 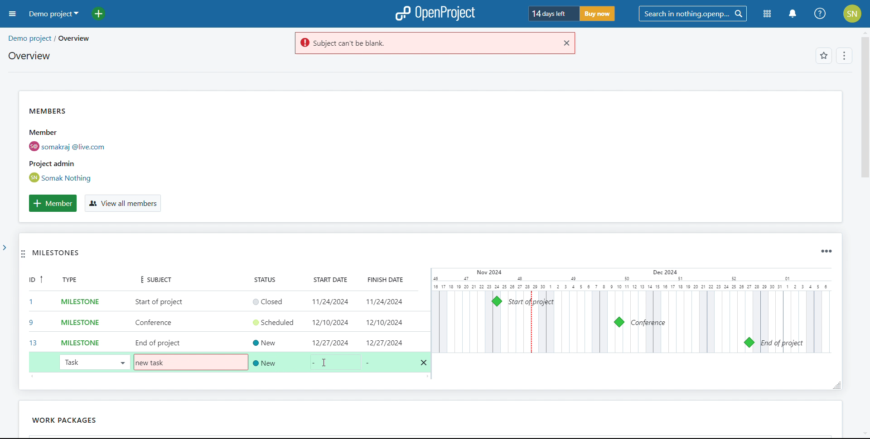 What do you see at coordinates (552, 14) in the screenshot?
I see `days left for trial` at bounding box center [552, 14].